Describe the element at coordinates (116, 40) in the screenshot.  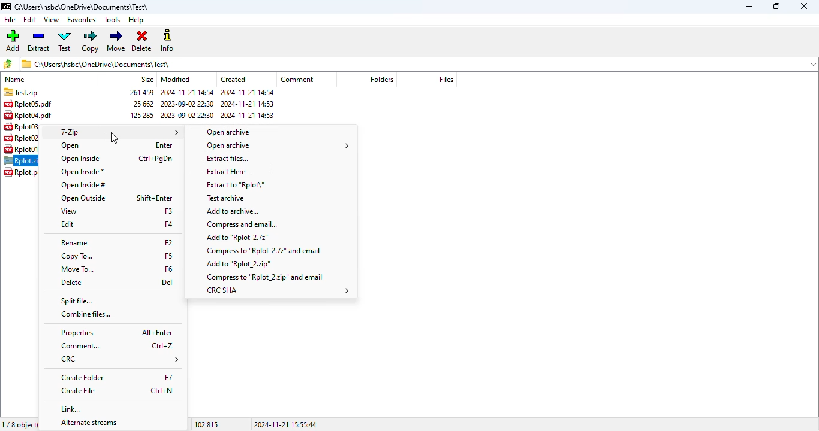
I see `move` at that location.